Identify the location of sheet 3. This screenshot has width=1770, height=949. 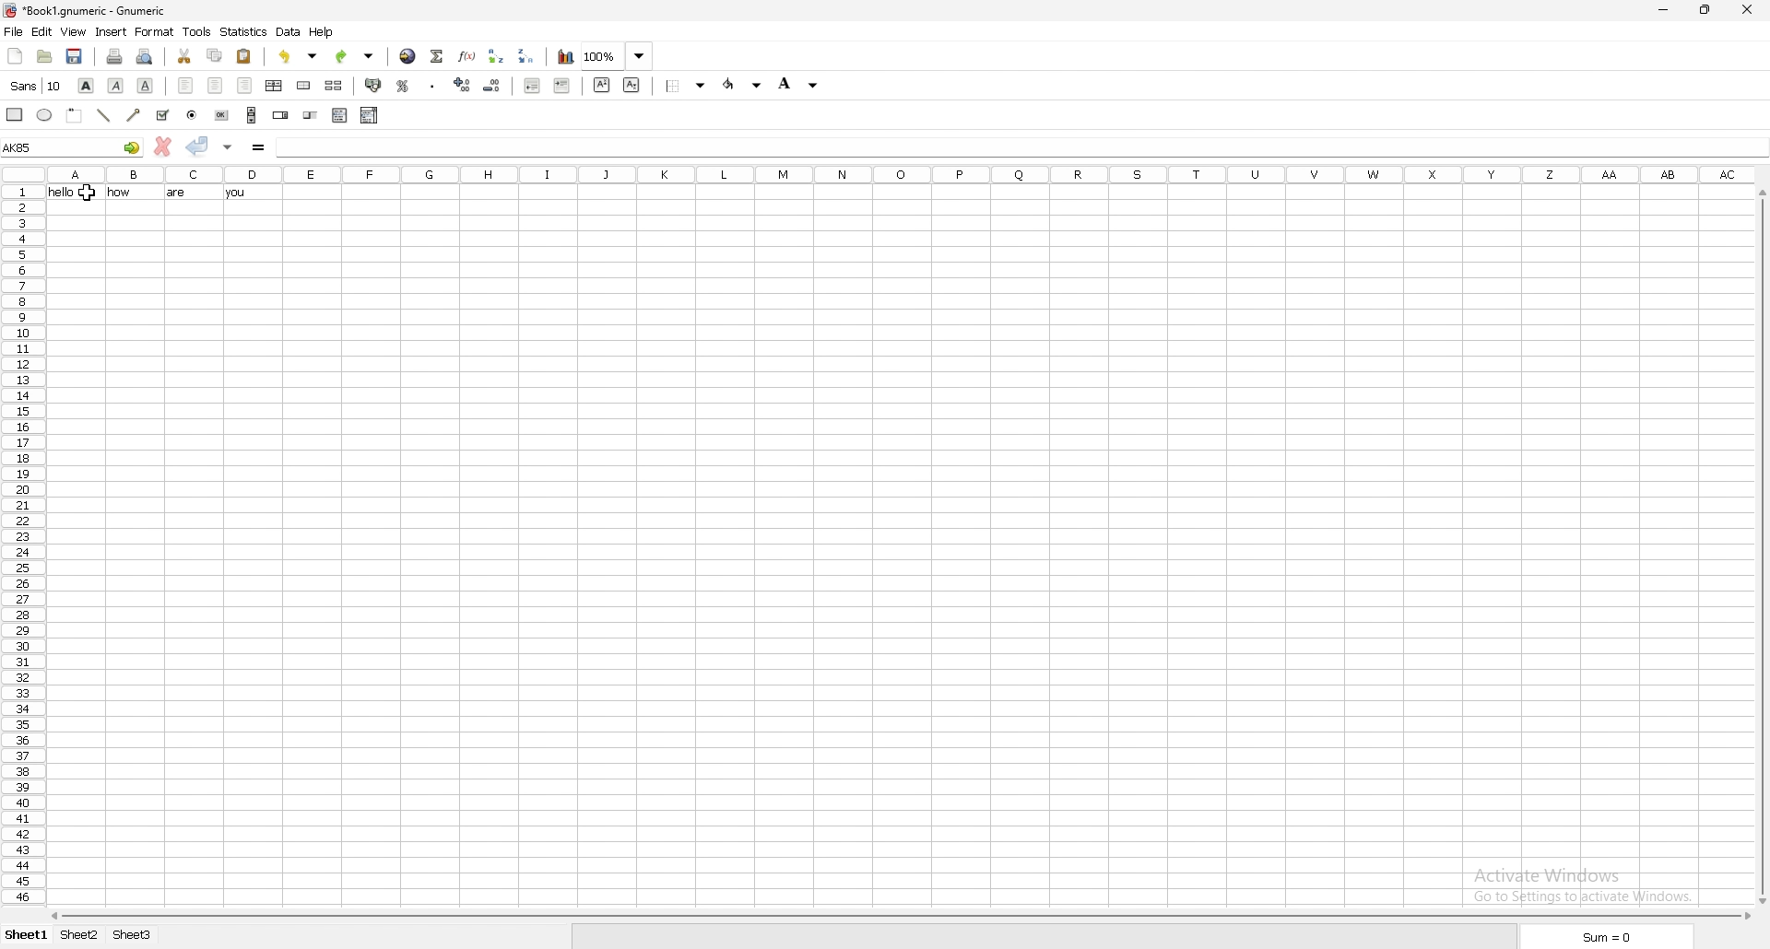
(134, 935).